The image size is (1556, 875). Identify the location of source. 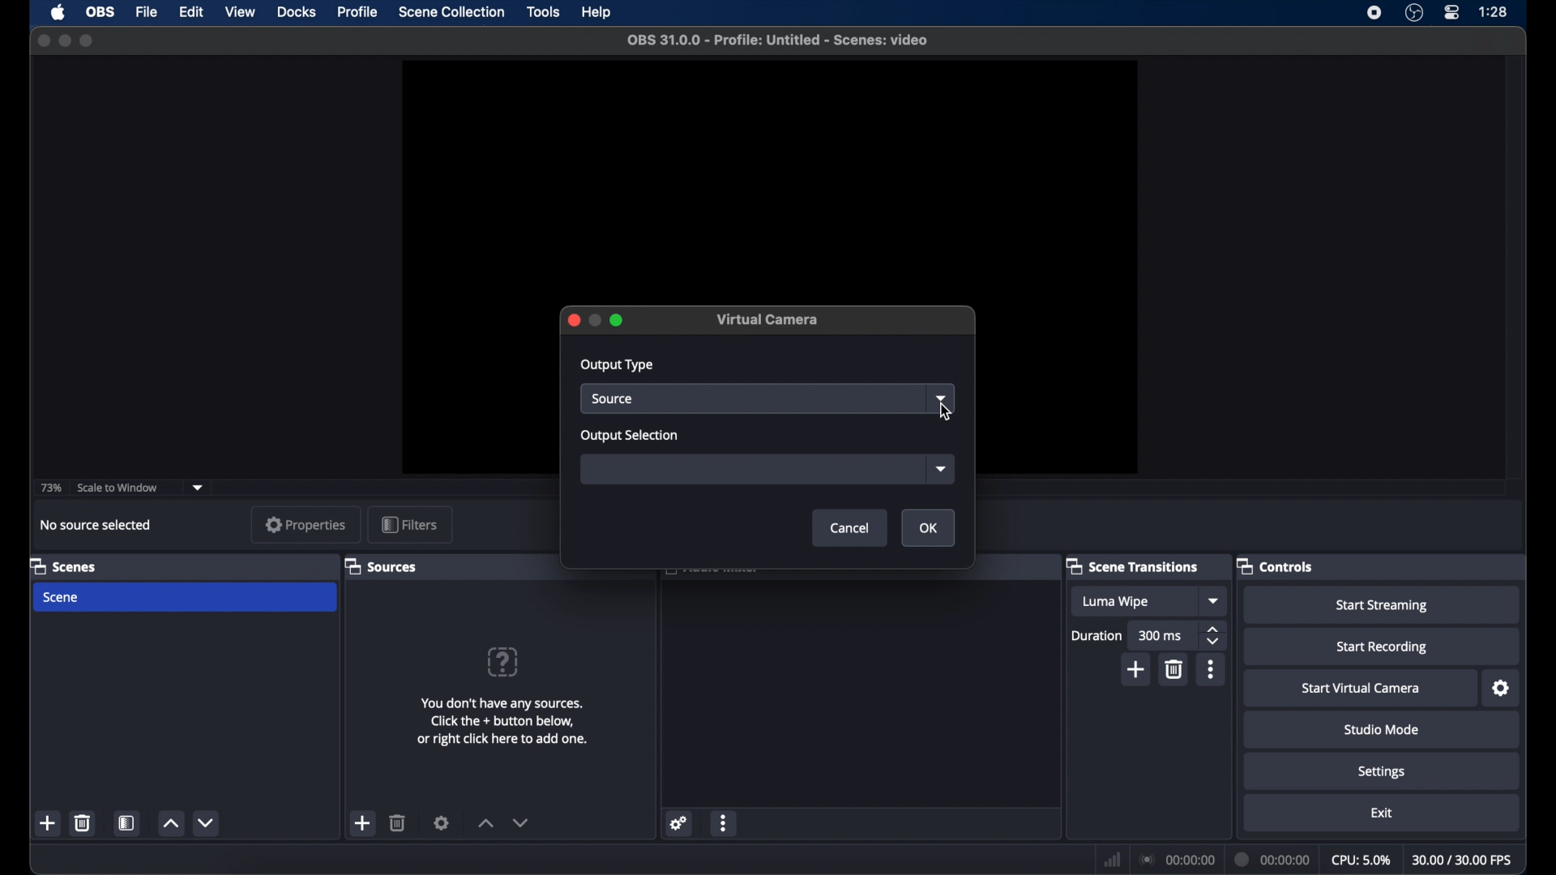
(754, 399).